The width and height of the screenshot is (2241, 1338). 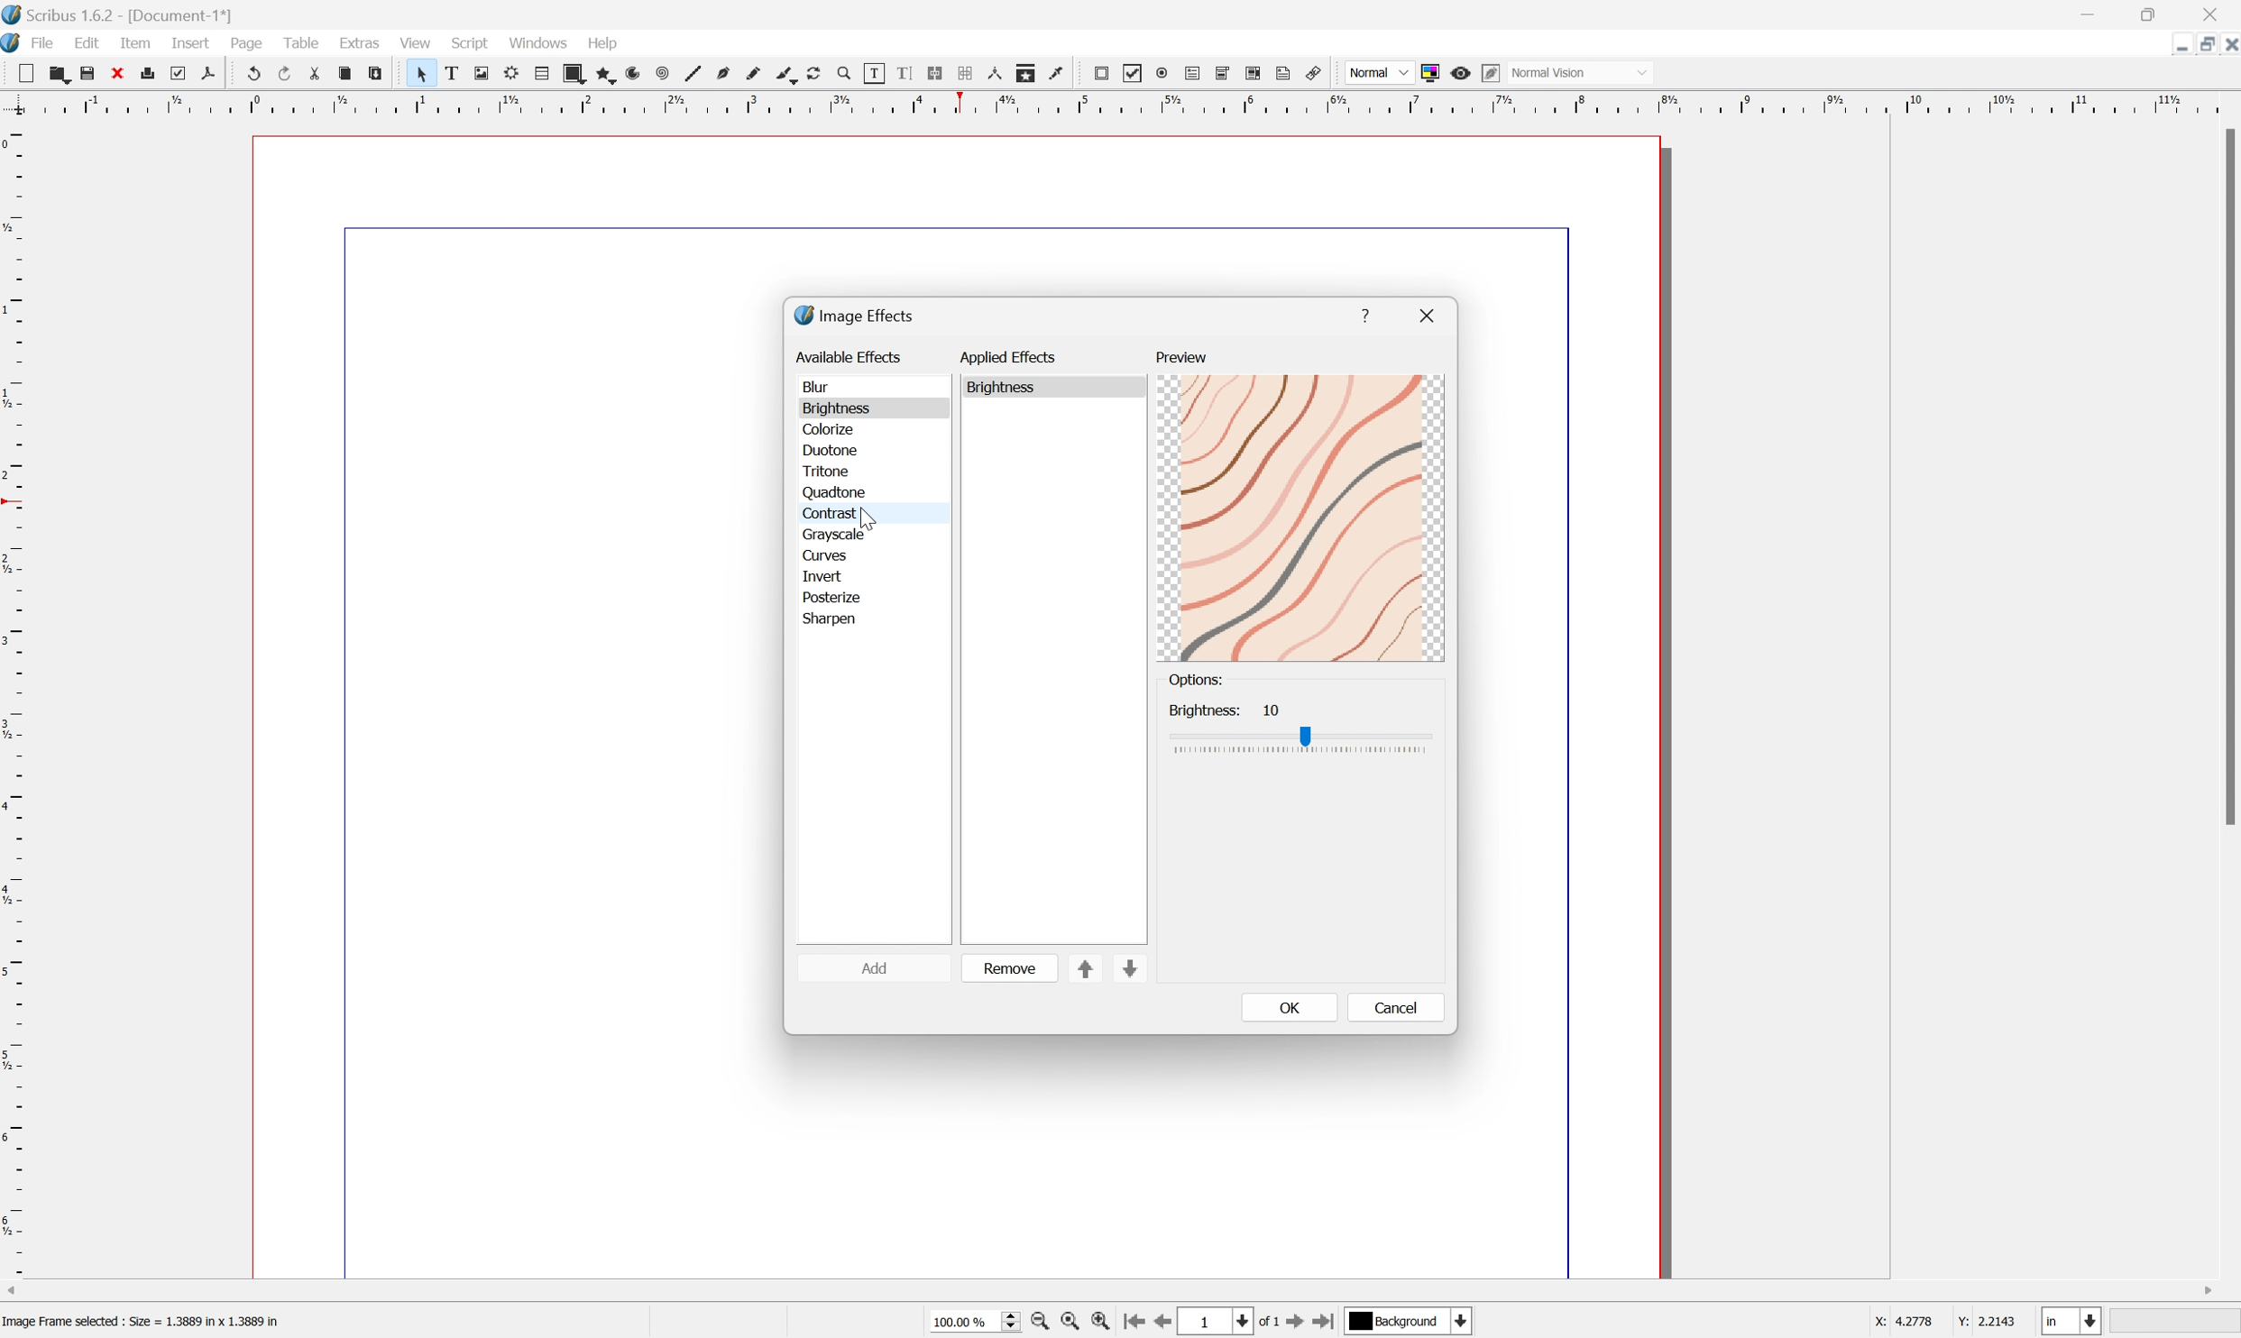 What do you see at coordinates (884, 969) in the screenshot?
I see `add` at bounding box center [884, 969].